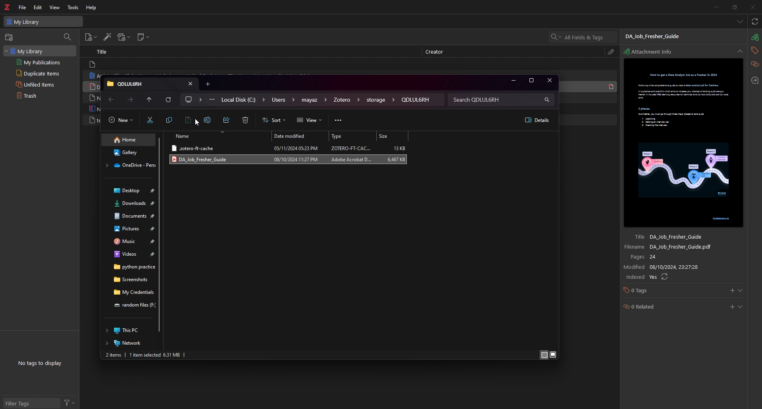 This screenshot has width=762, height=409. Describe the element at coordinates (169, 121) in the screenshot. I see `copy` at that location.